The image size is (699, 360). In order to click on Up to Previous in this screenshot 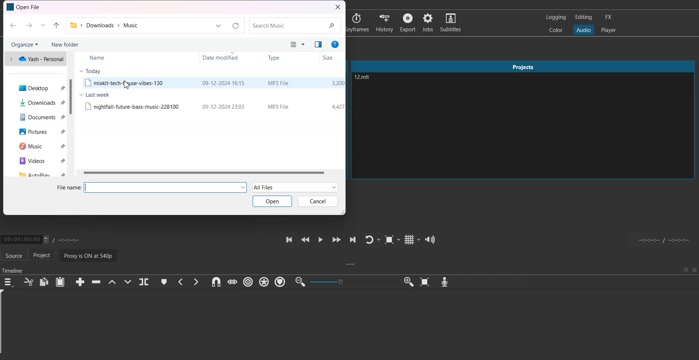, I will do `click(56, 26)`.